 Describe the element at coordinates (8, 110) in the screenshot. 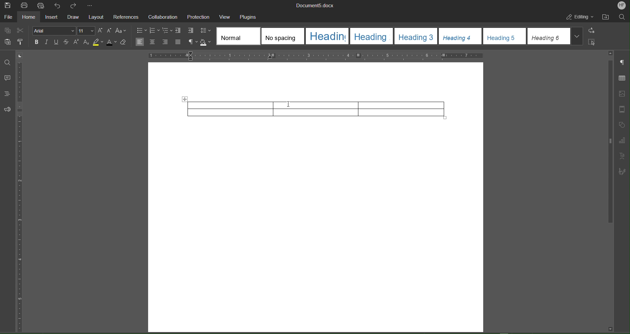

I see `Feedback and Support` at that location.